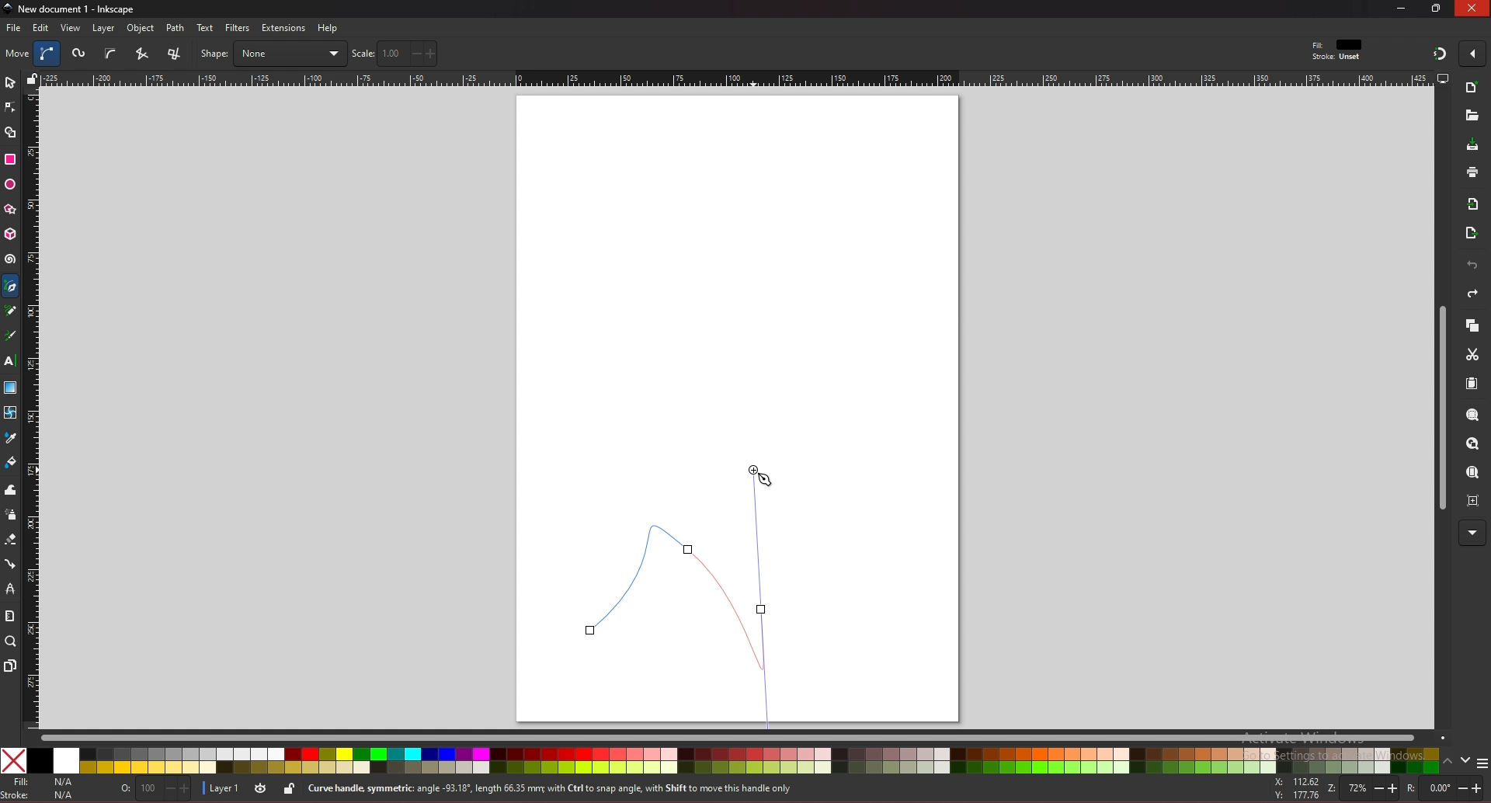 The image size is (1491, 803). What do you see at coordinates (1472, 266) in the screenshot?
I see `undo` at bounding box center [1472, 266].